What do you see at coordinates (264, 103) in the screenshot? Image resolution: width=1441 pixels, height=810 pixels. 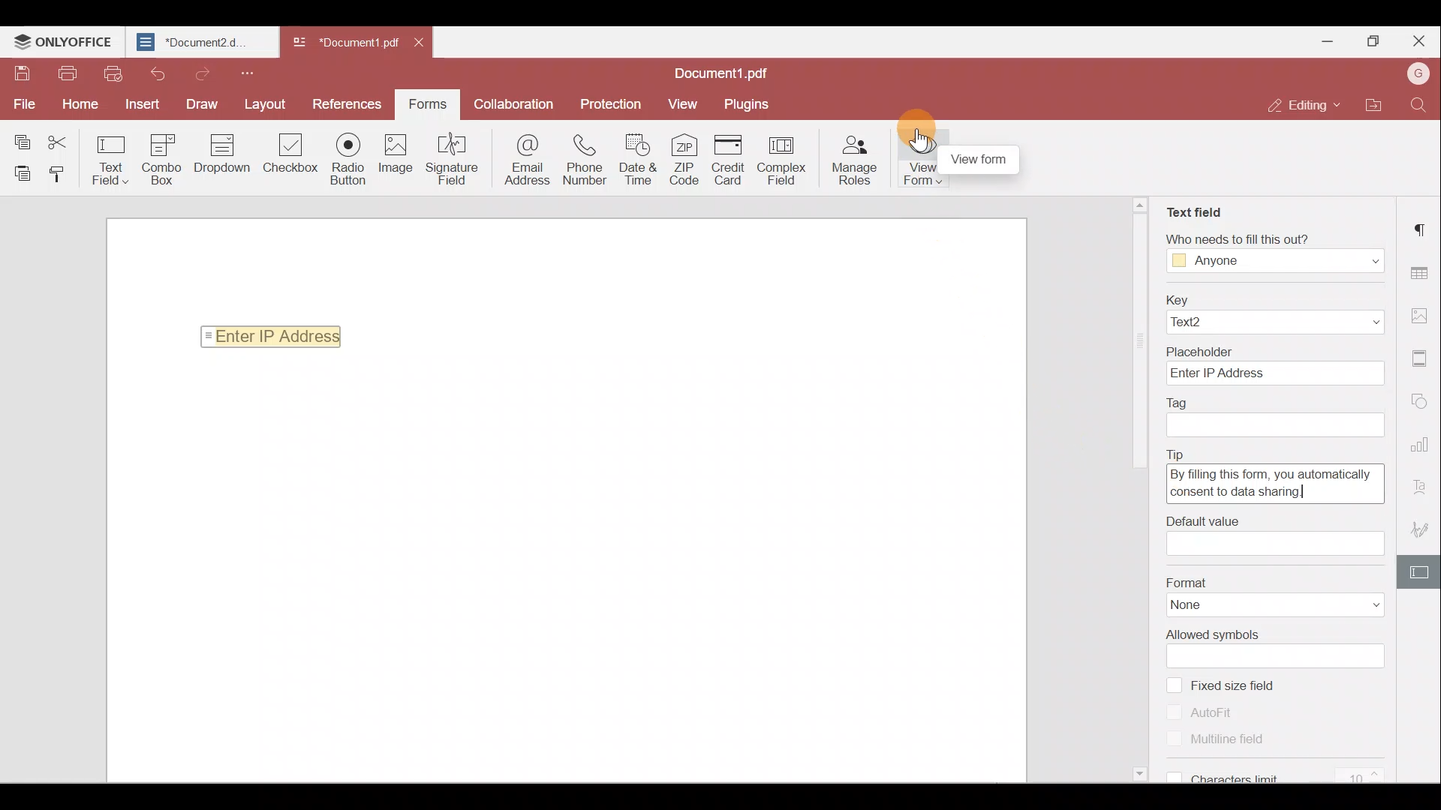 I see `Layout` at bounding box center [264, 103].